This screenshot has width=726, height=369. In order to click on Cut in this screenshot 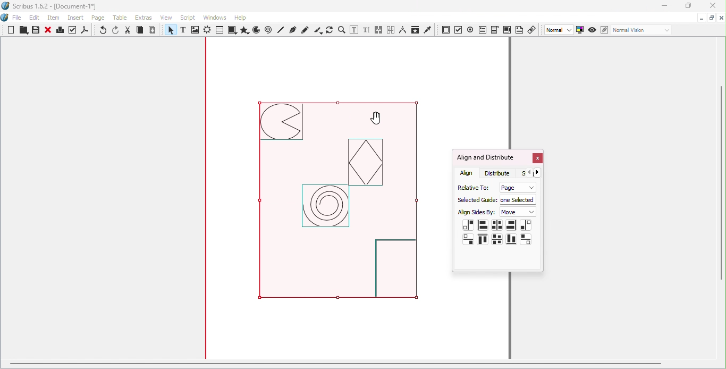, I will do `click(128, 30)`.